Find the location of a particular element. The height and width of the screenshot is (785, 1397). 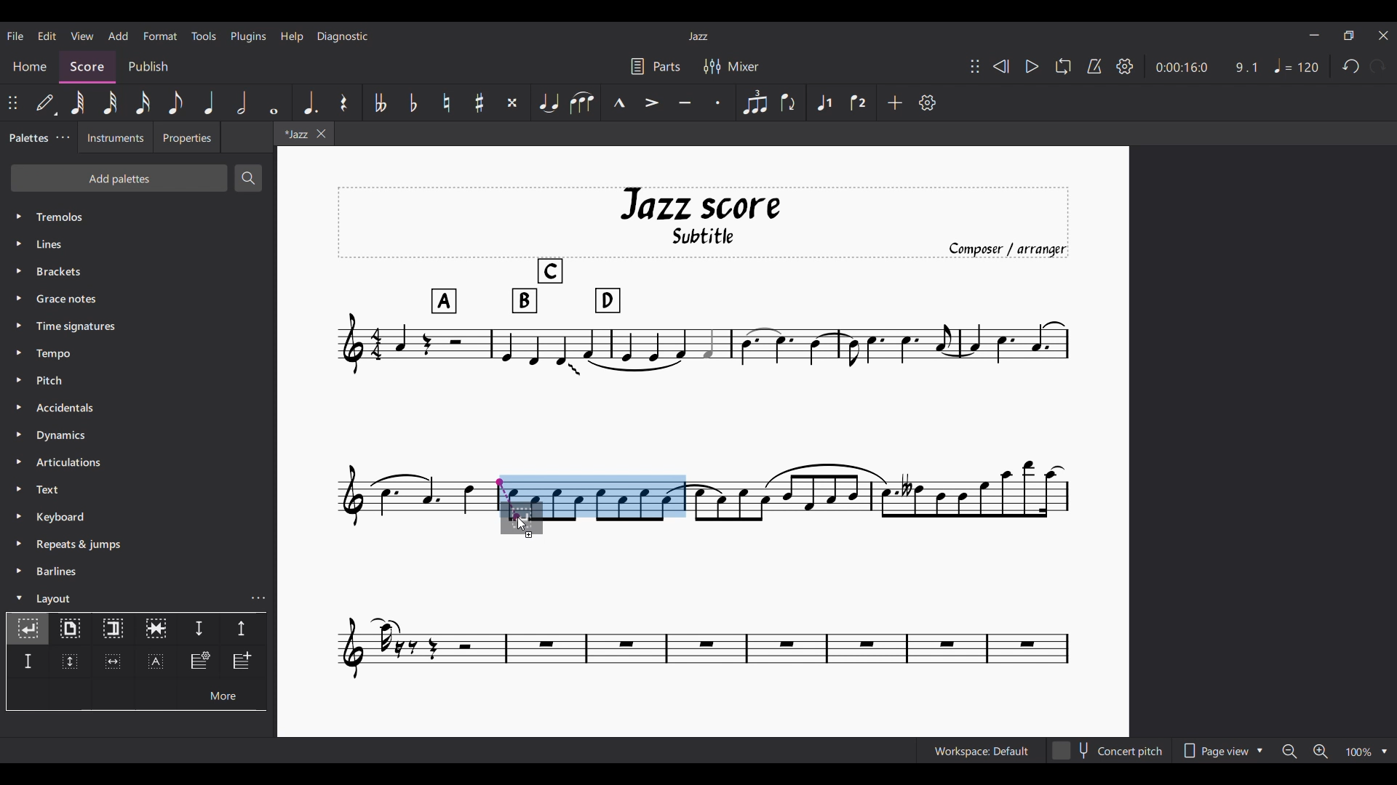

Workspace: Default is located at coordinates (982, 750).